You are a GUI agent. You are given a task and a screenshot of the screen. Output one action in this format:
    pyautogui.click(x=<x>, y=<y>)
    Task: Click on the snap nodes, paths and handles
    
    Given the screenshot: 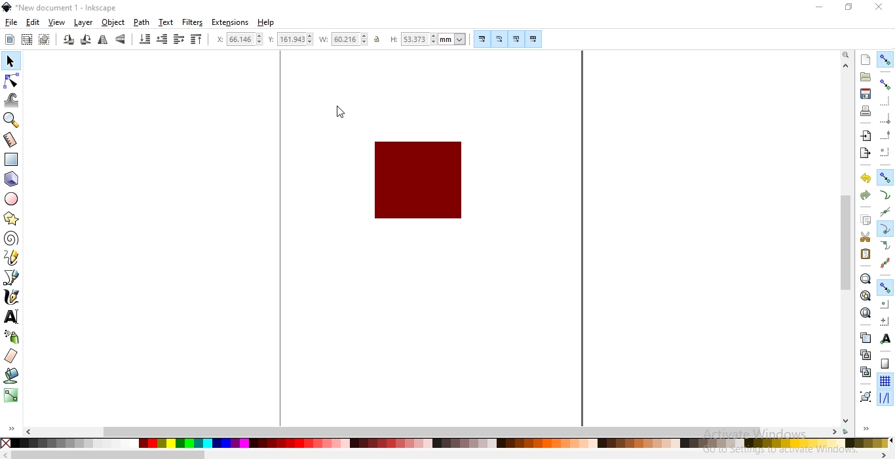 What is the action you would take?
    pyautogui.click(x=885, y=288)
    